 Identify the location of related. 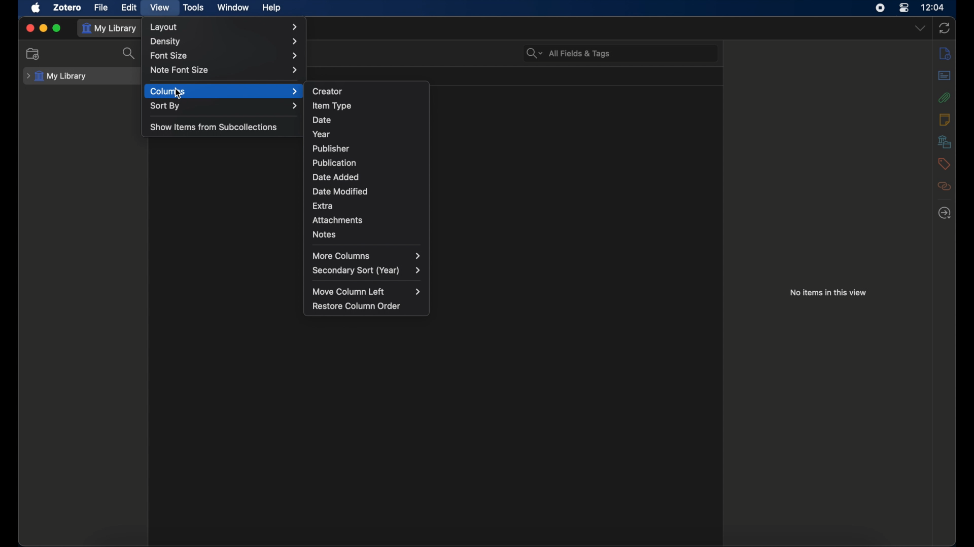
(945, 186).